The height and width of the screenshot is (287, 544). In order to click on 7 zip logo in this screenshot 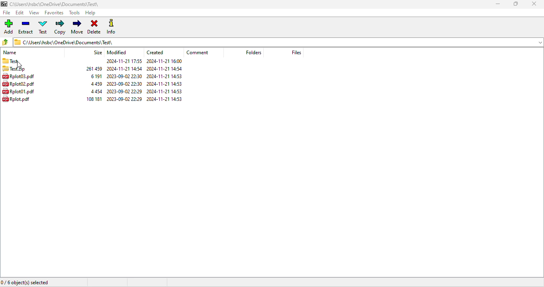, I will do `click(4, 4)`.